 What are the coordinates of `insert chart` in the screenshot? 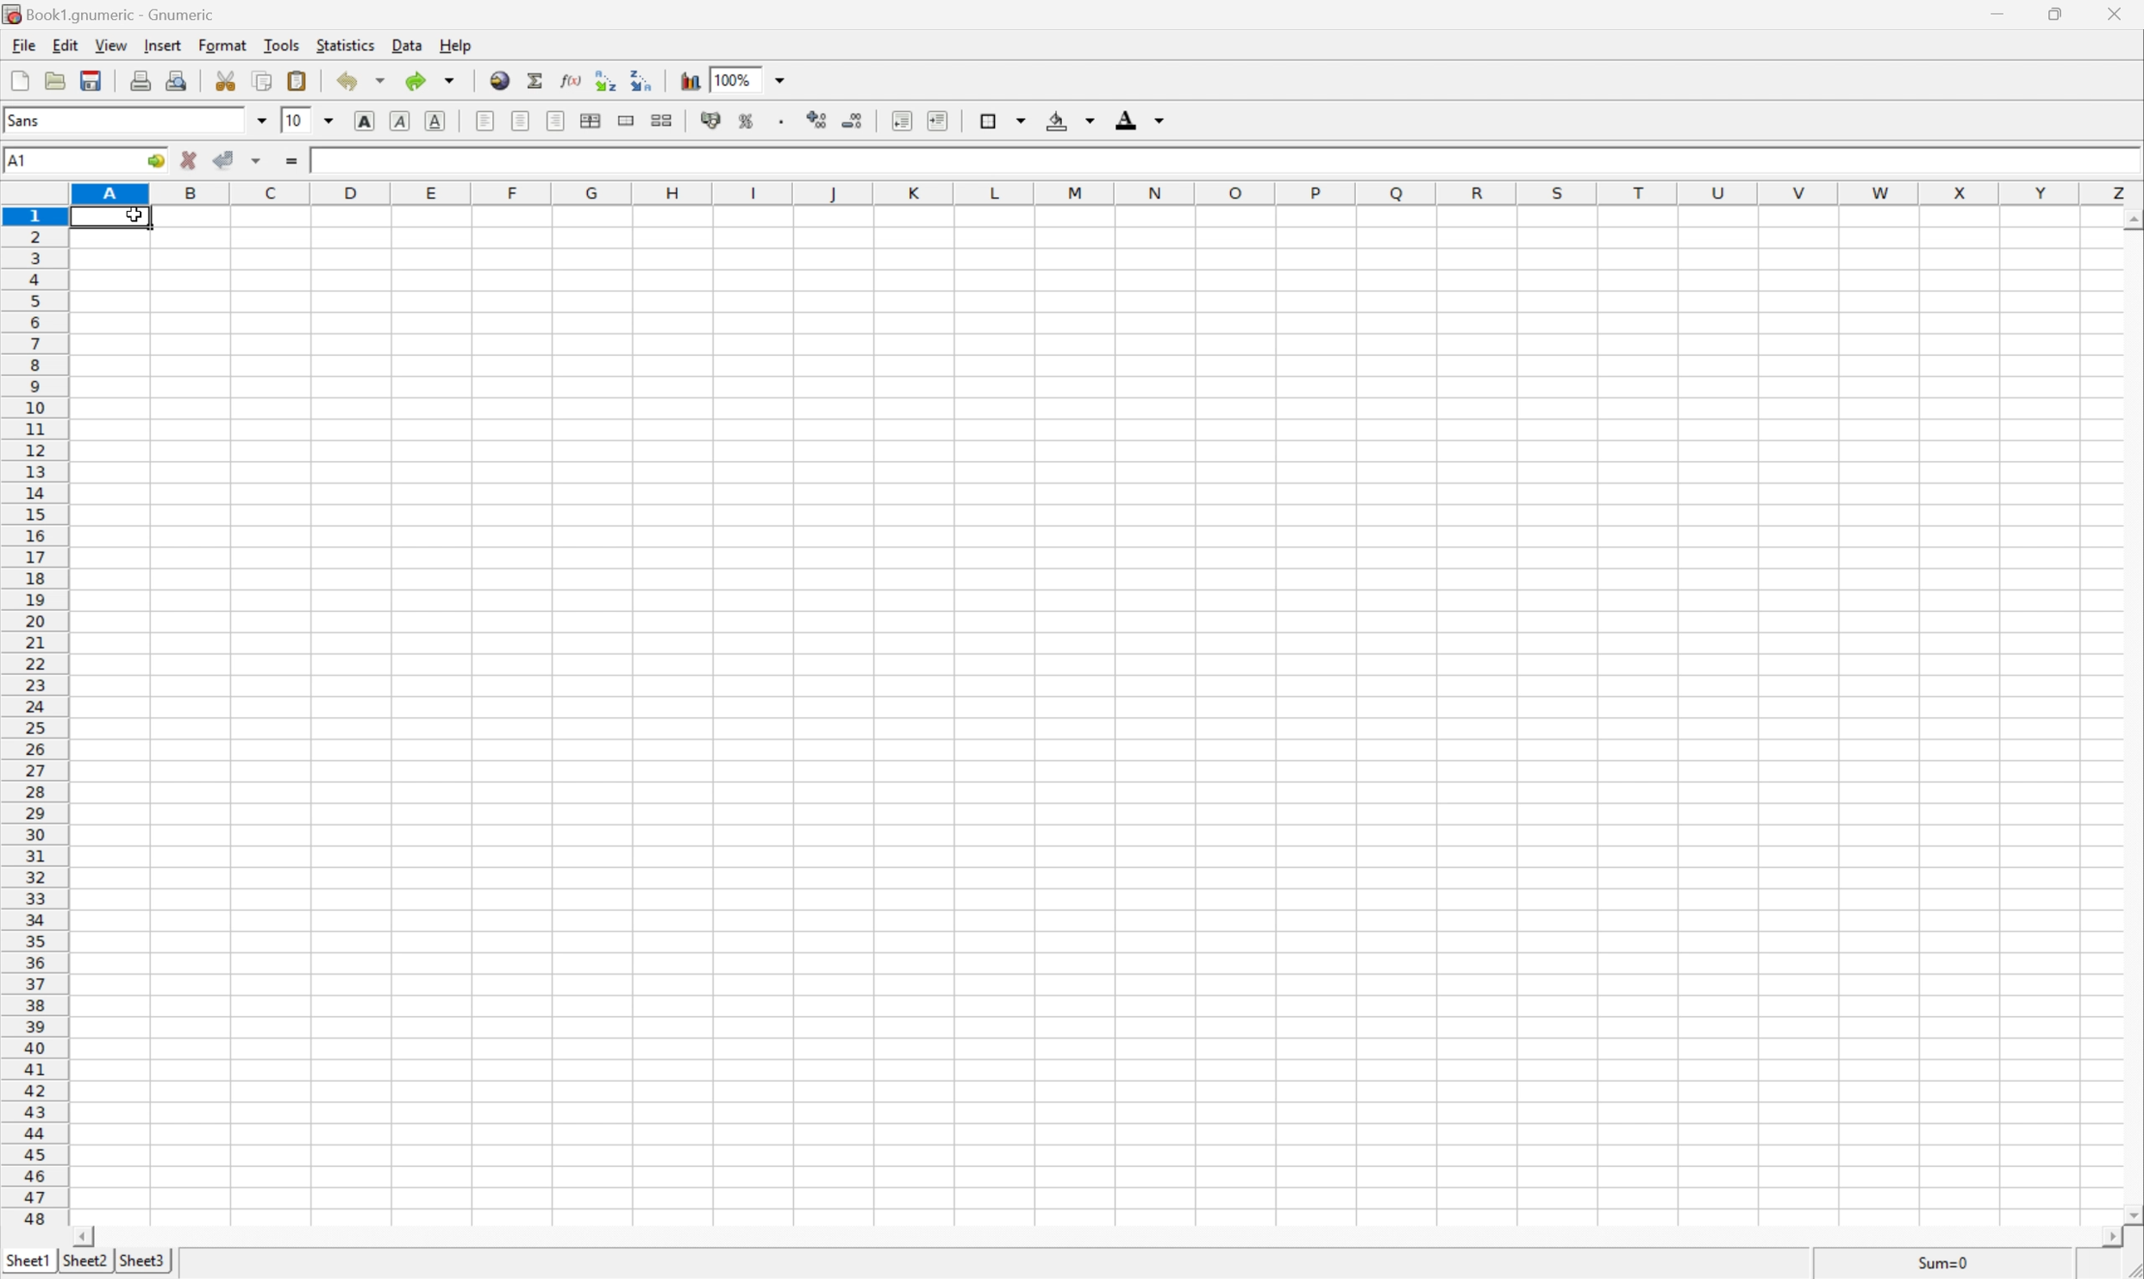 It's located at (688, 78).